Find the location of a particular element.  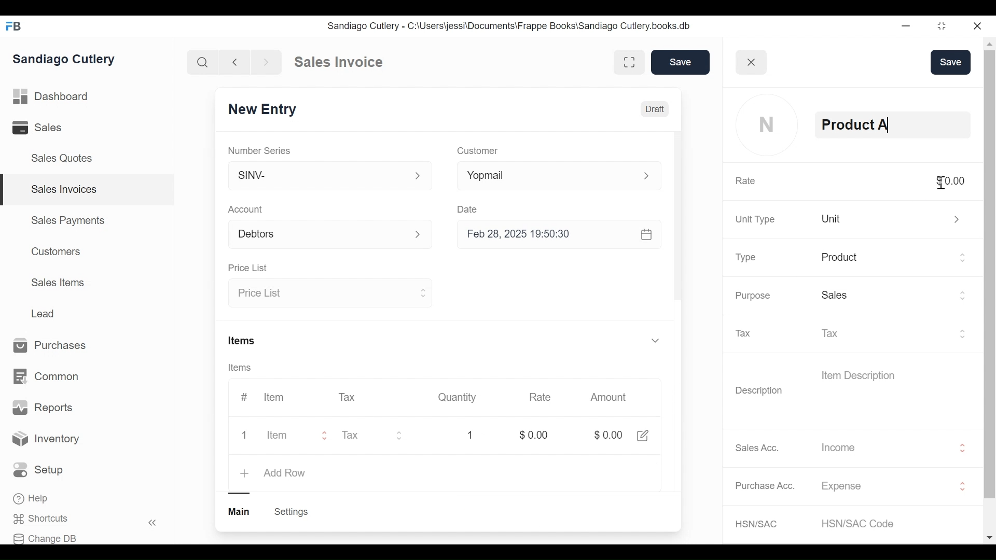

Item is located at coordinates (273, 397).